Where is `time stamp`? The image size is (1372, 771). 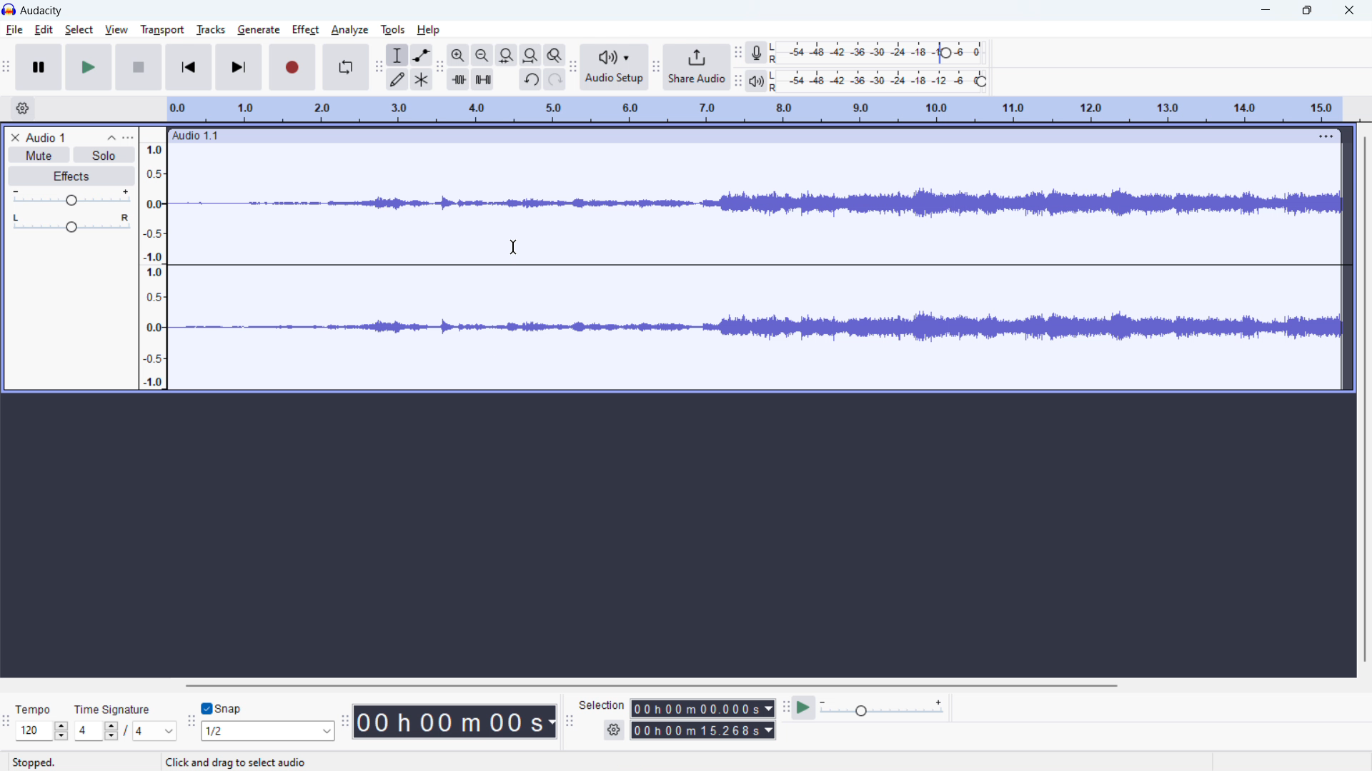 time stamp is located at coordinates (454, 722).